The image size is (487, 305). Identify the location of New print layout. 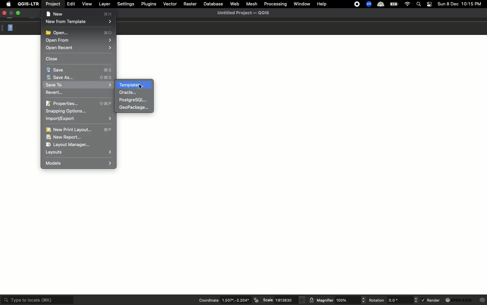
(79, 129).